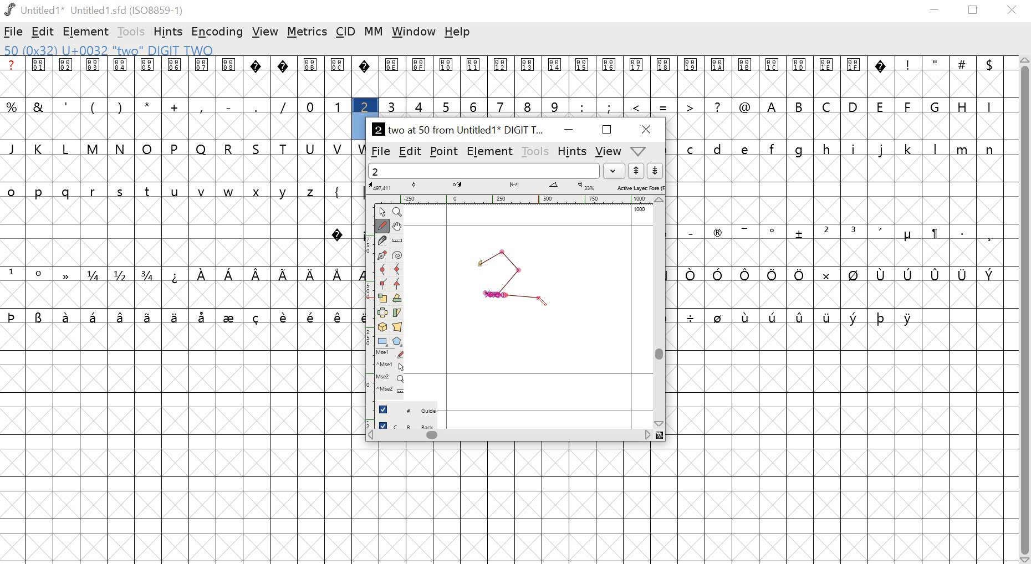  I want to click on curve, so click(384, 270).